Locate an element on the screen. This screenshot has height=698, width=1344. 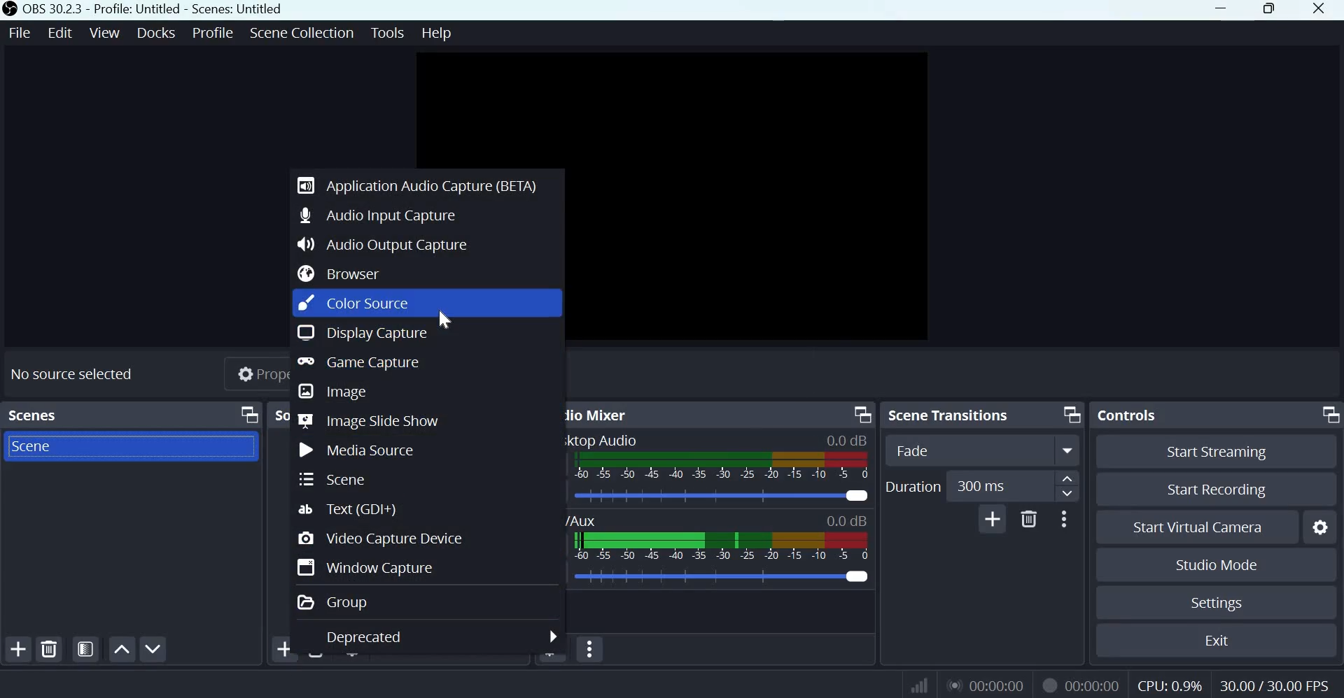
Settings is located at coordinates (1215, 603).